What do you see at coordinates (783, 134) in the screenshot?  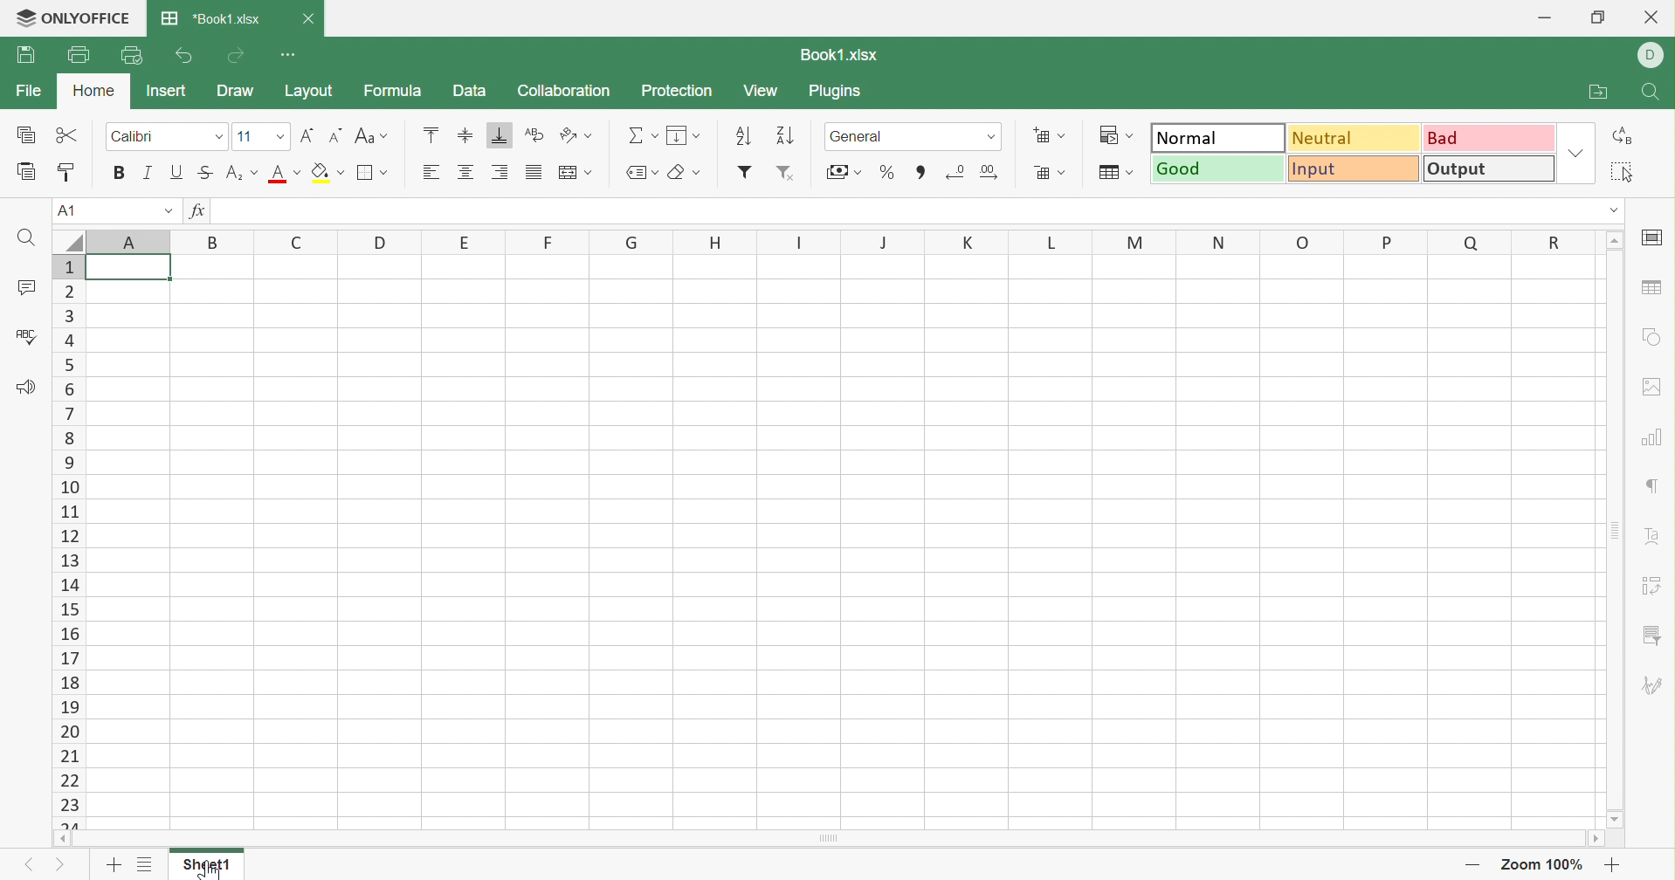 I see `Descending order` at bounding box center [783, 134].